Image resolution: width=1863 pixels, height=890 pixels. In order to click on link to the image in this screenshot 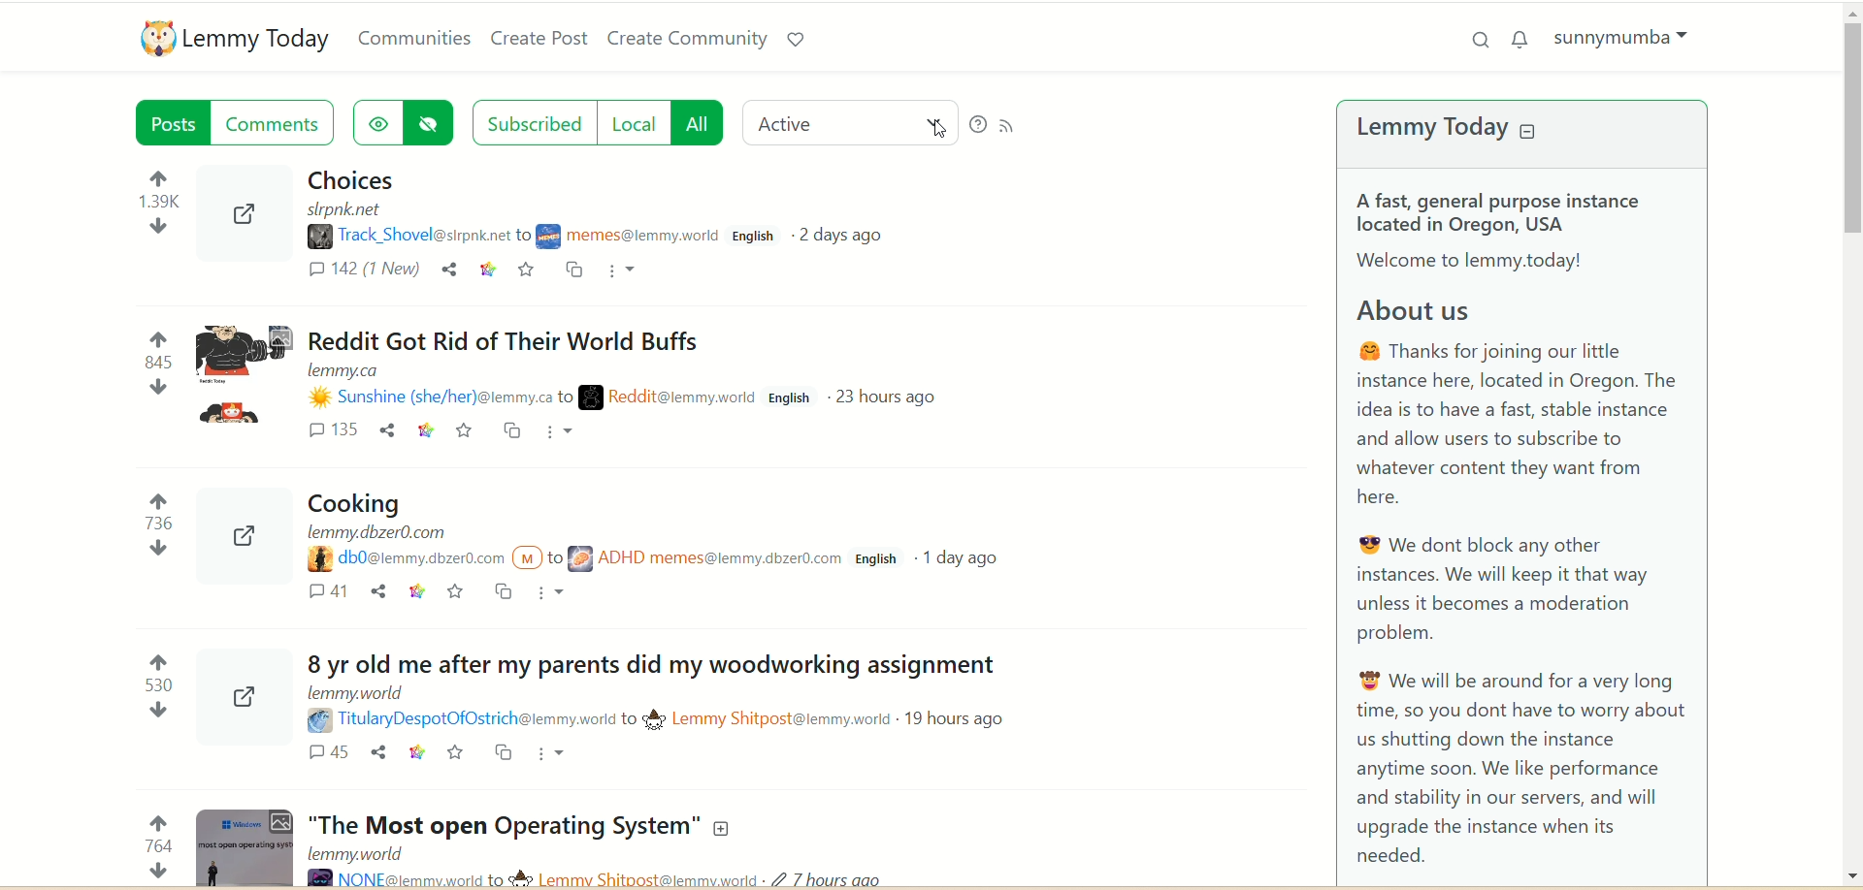, I will do `click(226, 695)`.